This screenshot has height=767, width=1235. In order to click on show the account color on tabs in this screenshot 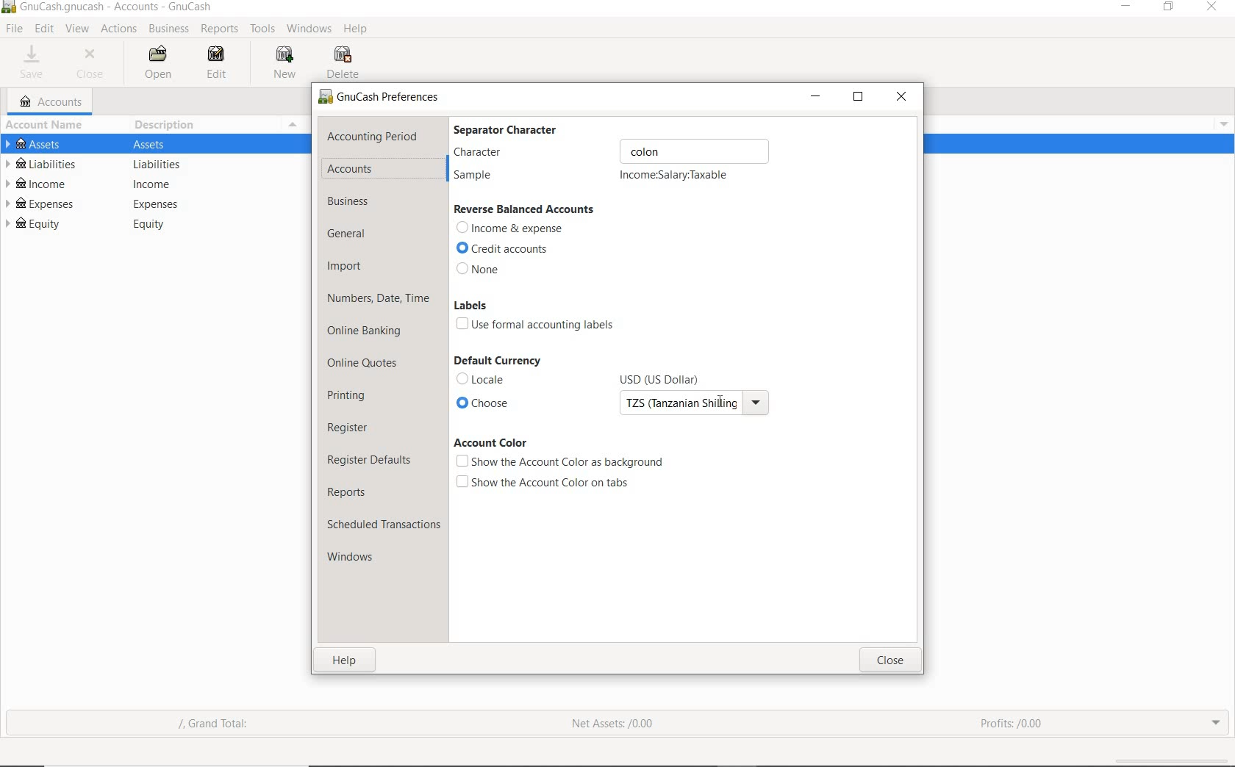, I will do `click(545, 482)`.